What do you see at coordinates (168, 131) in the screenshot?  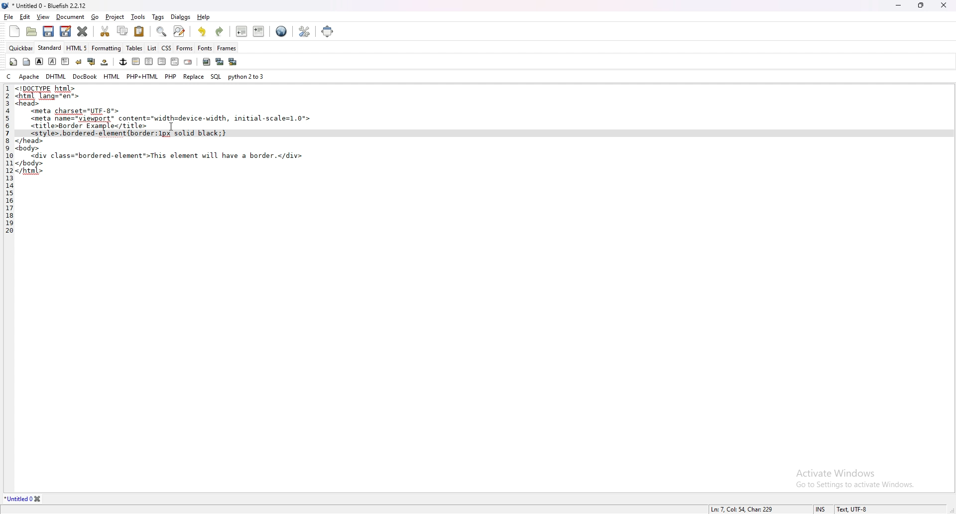 I see `<!DOCTYPE html><html lang=ren-><head><meta charset="UTE-8"><meta name="viewport" content="width=device-width, initial-scale=1.0"><titleBorder Example</title><style>.bordered-element {border :1px solid black;[</head><body><div class="bordered-element >This element will have a border.</div></body></html>` at bounding box center [168, 131].